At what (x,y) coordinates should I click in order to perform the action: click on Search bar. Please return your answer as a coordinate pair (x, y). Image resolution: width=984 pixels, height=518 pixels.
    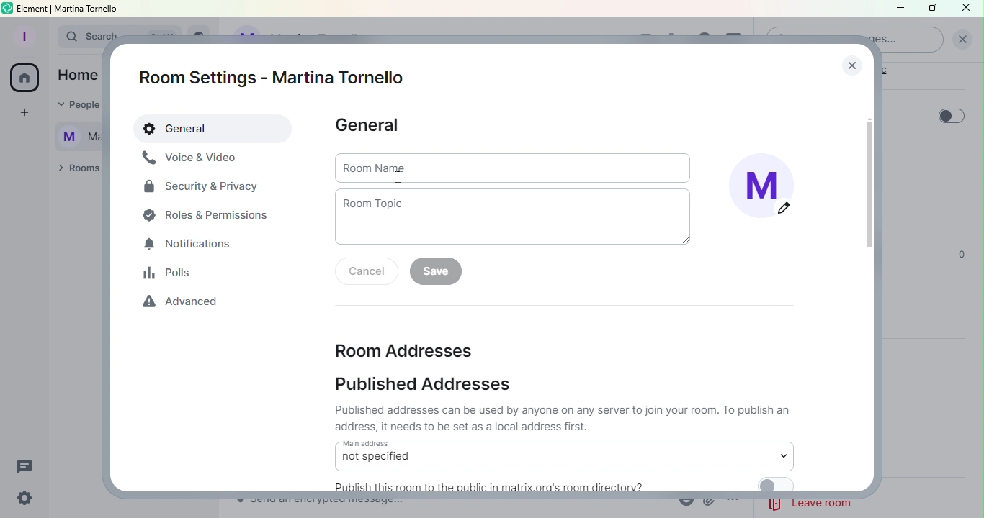
    Looking at the image, I should click on (76, 37).